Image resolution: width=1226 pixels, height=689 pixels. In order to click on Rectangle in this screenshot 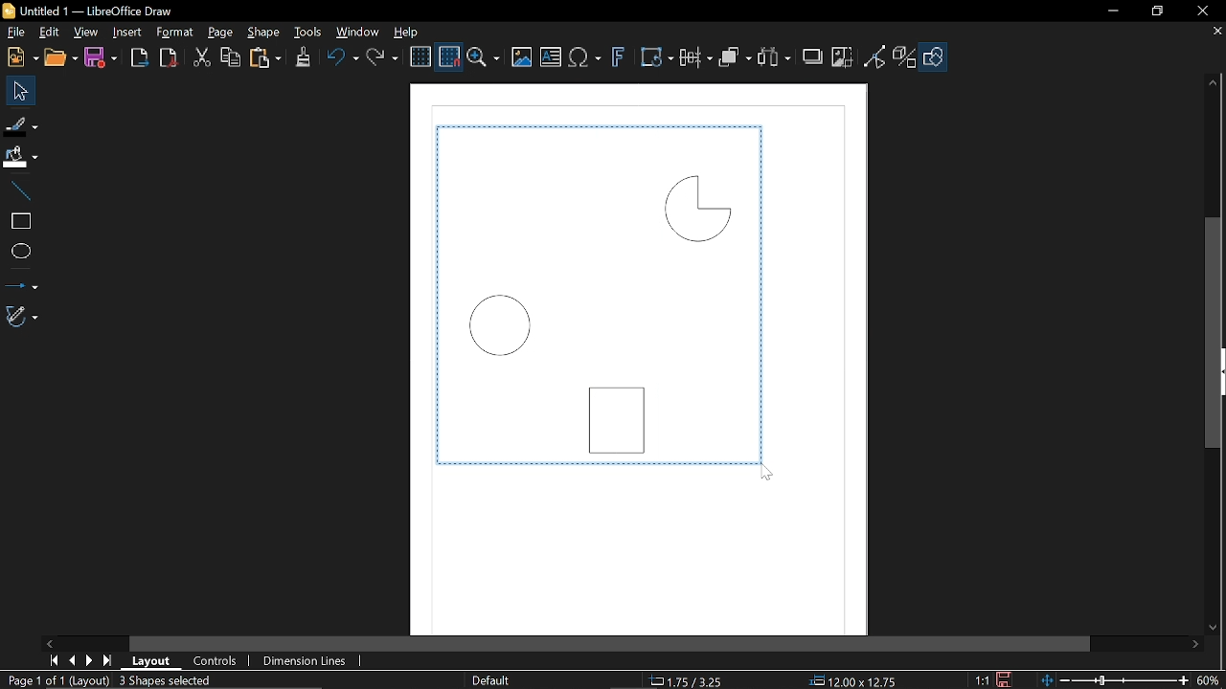, I will do `click(621, 414)`.